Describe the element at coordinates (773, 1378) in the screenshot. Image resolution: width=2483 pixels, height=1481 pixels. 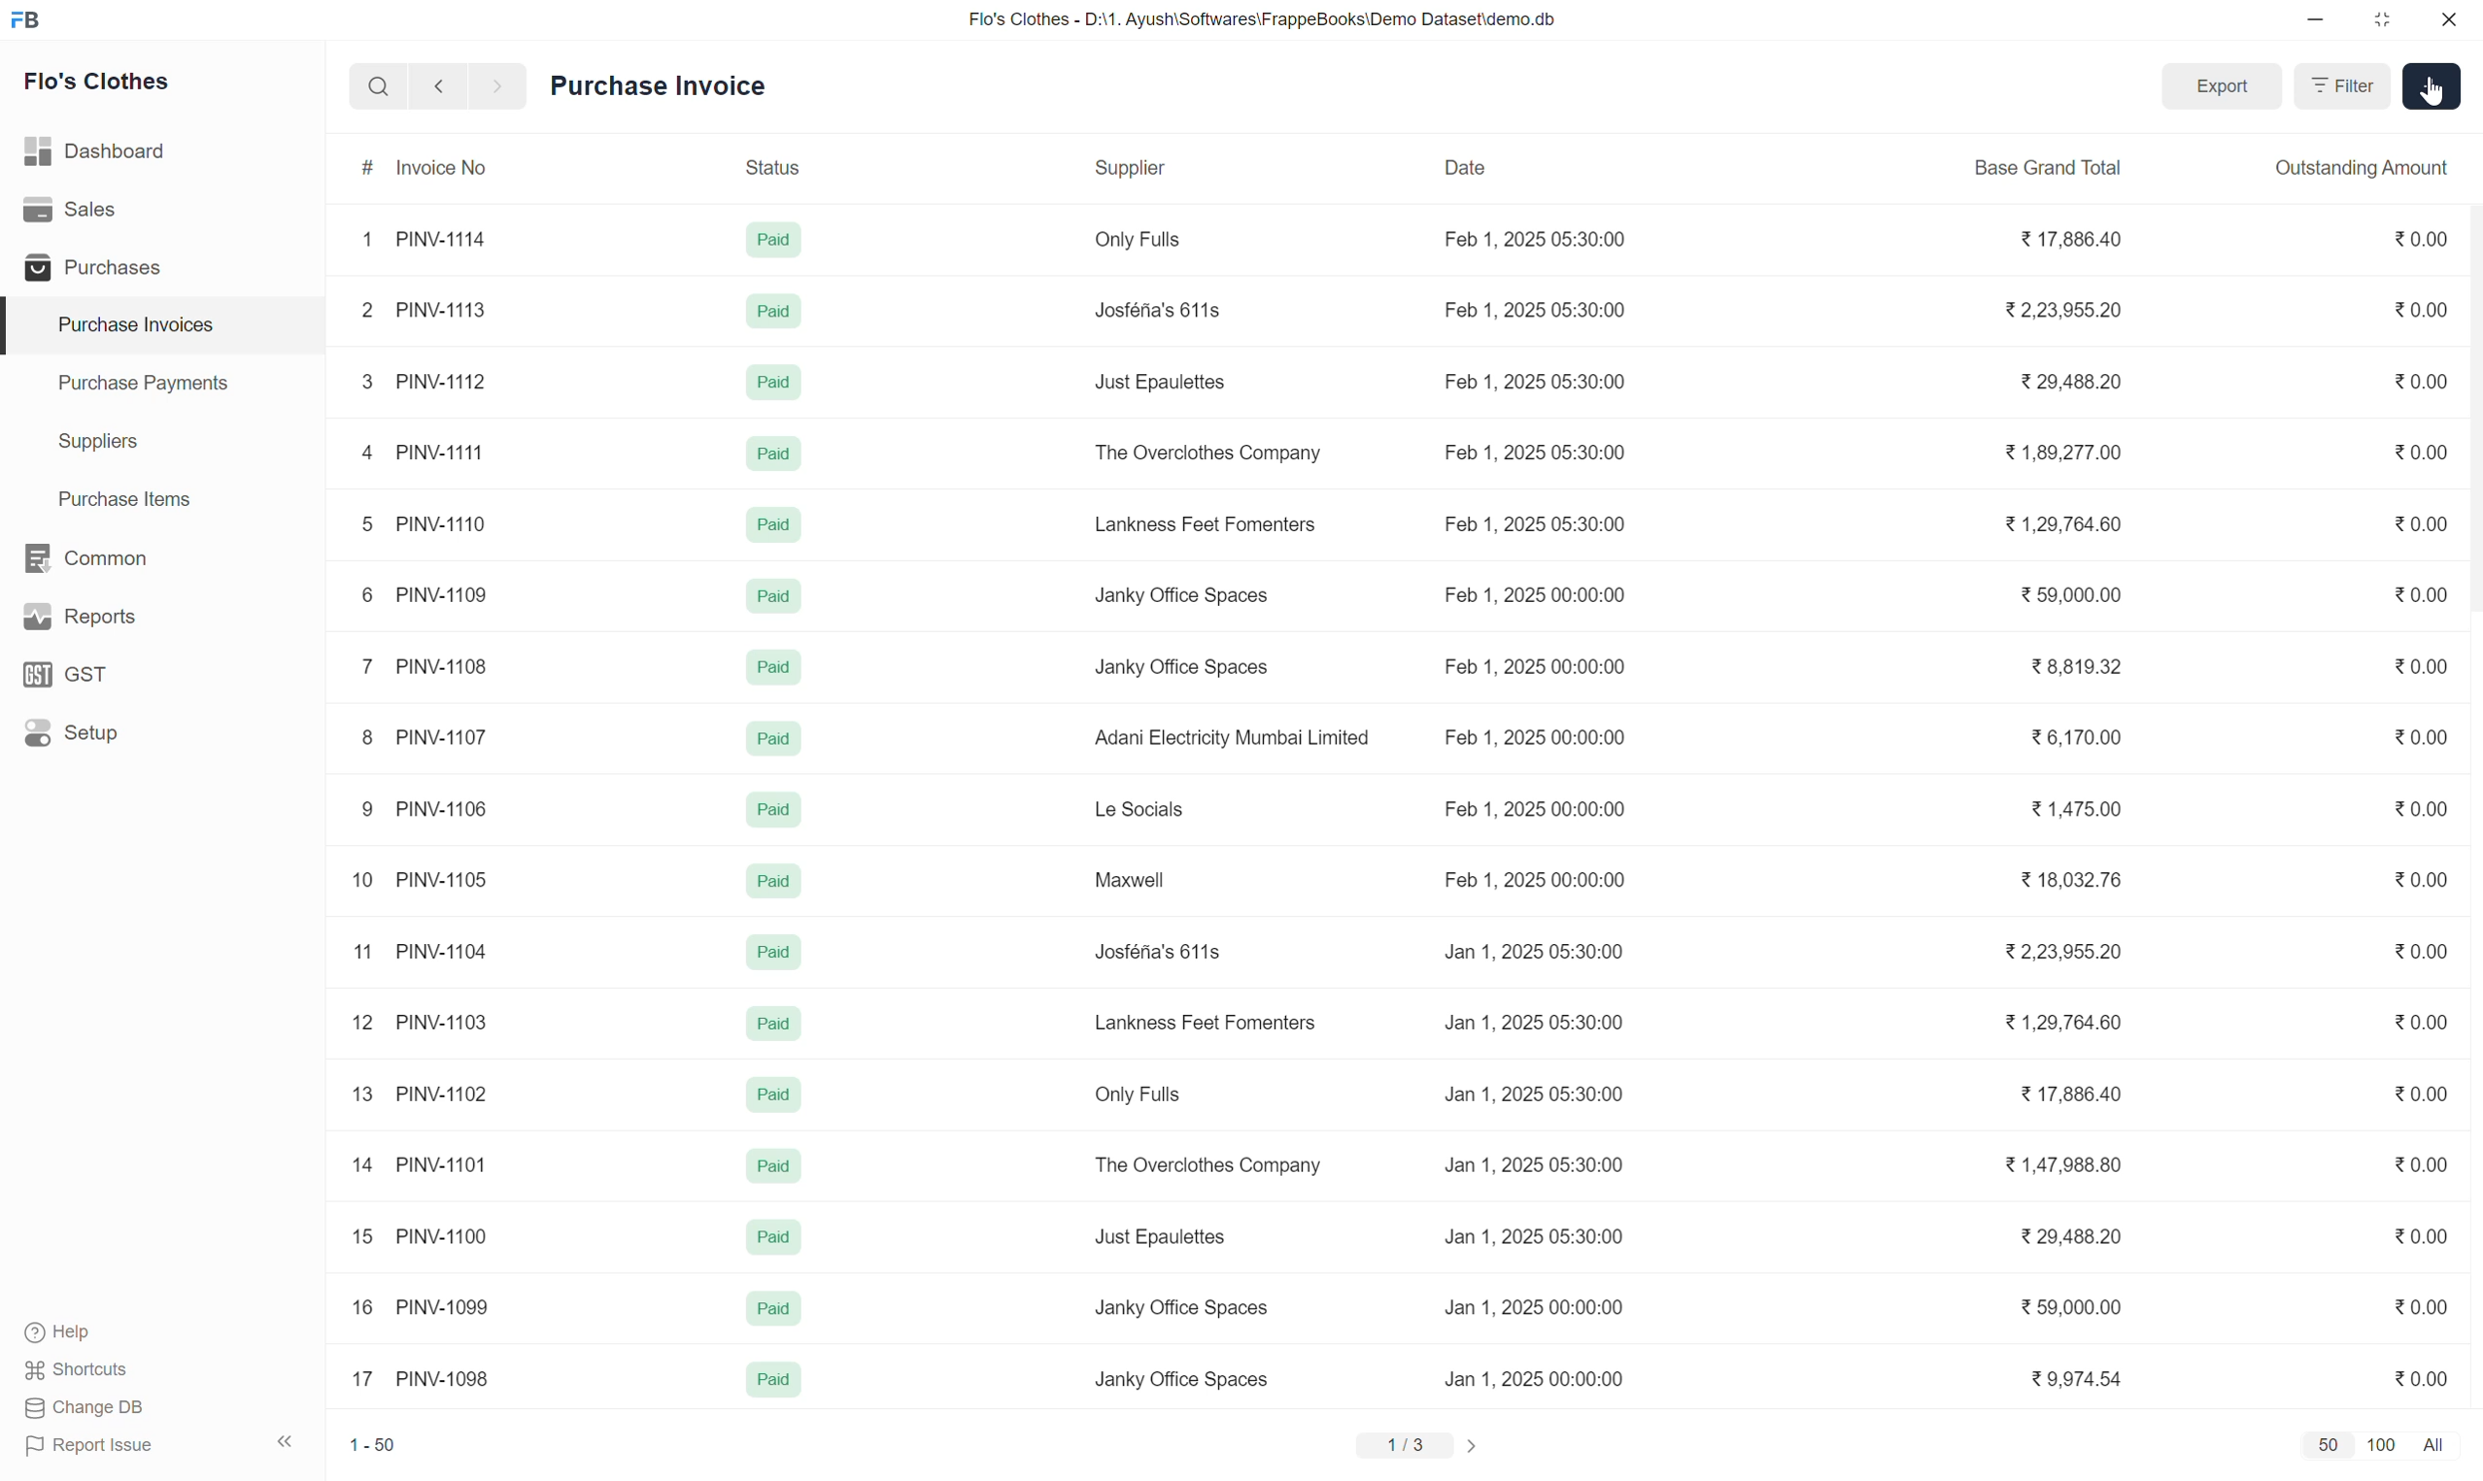
I see `Paid` at that location.